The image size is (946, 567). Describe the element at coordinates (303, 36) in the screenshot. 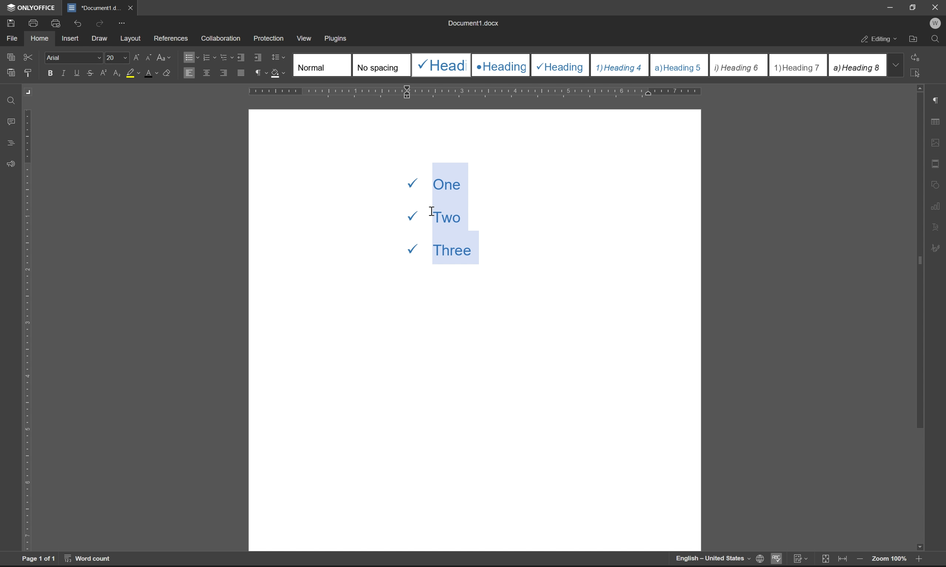

I see `view` at that location.